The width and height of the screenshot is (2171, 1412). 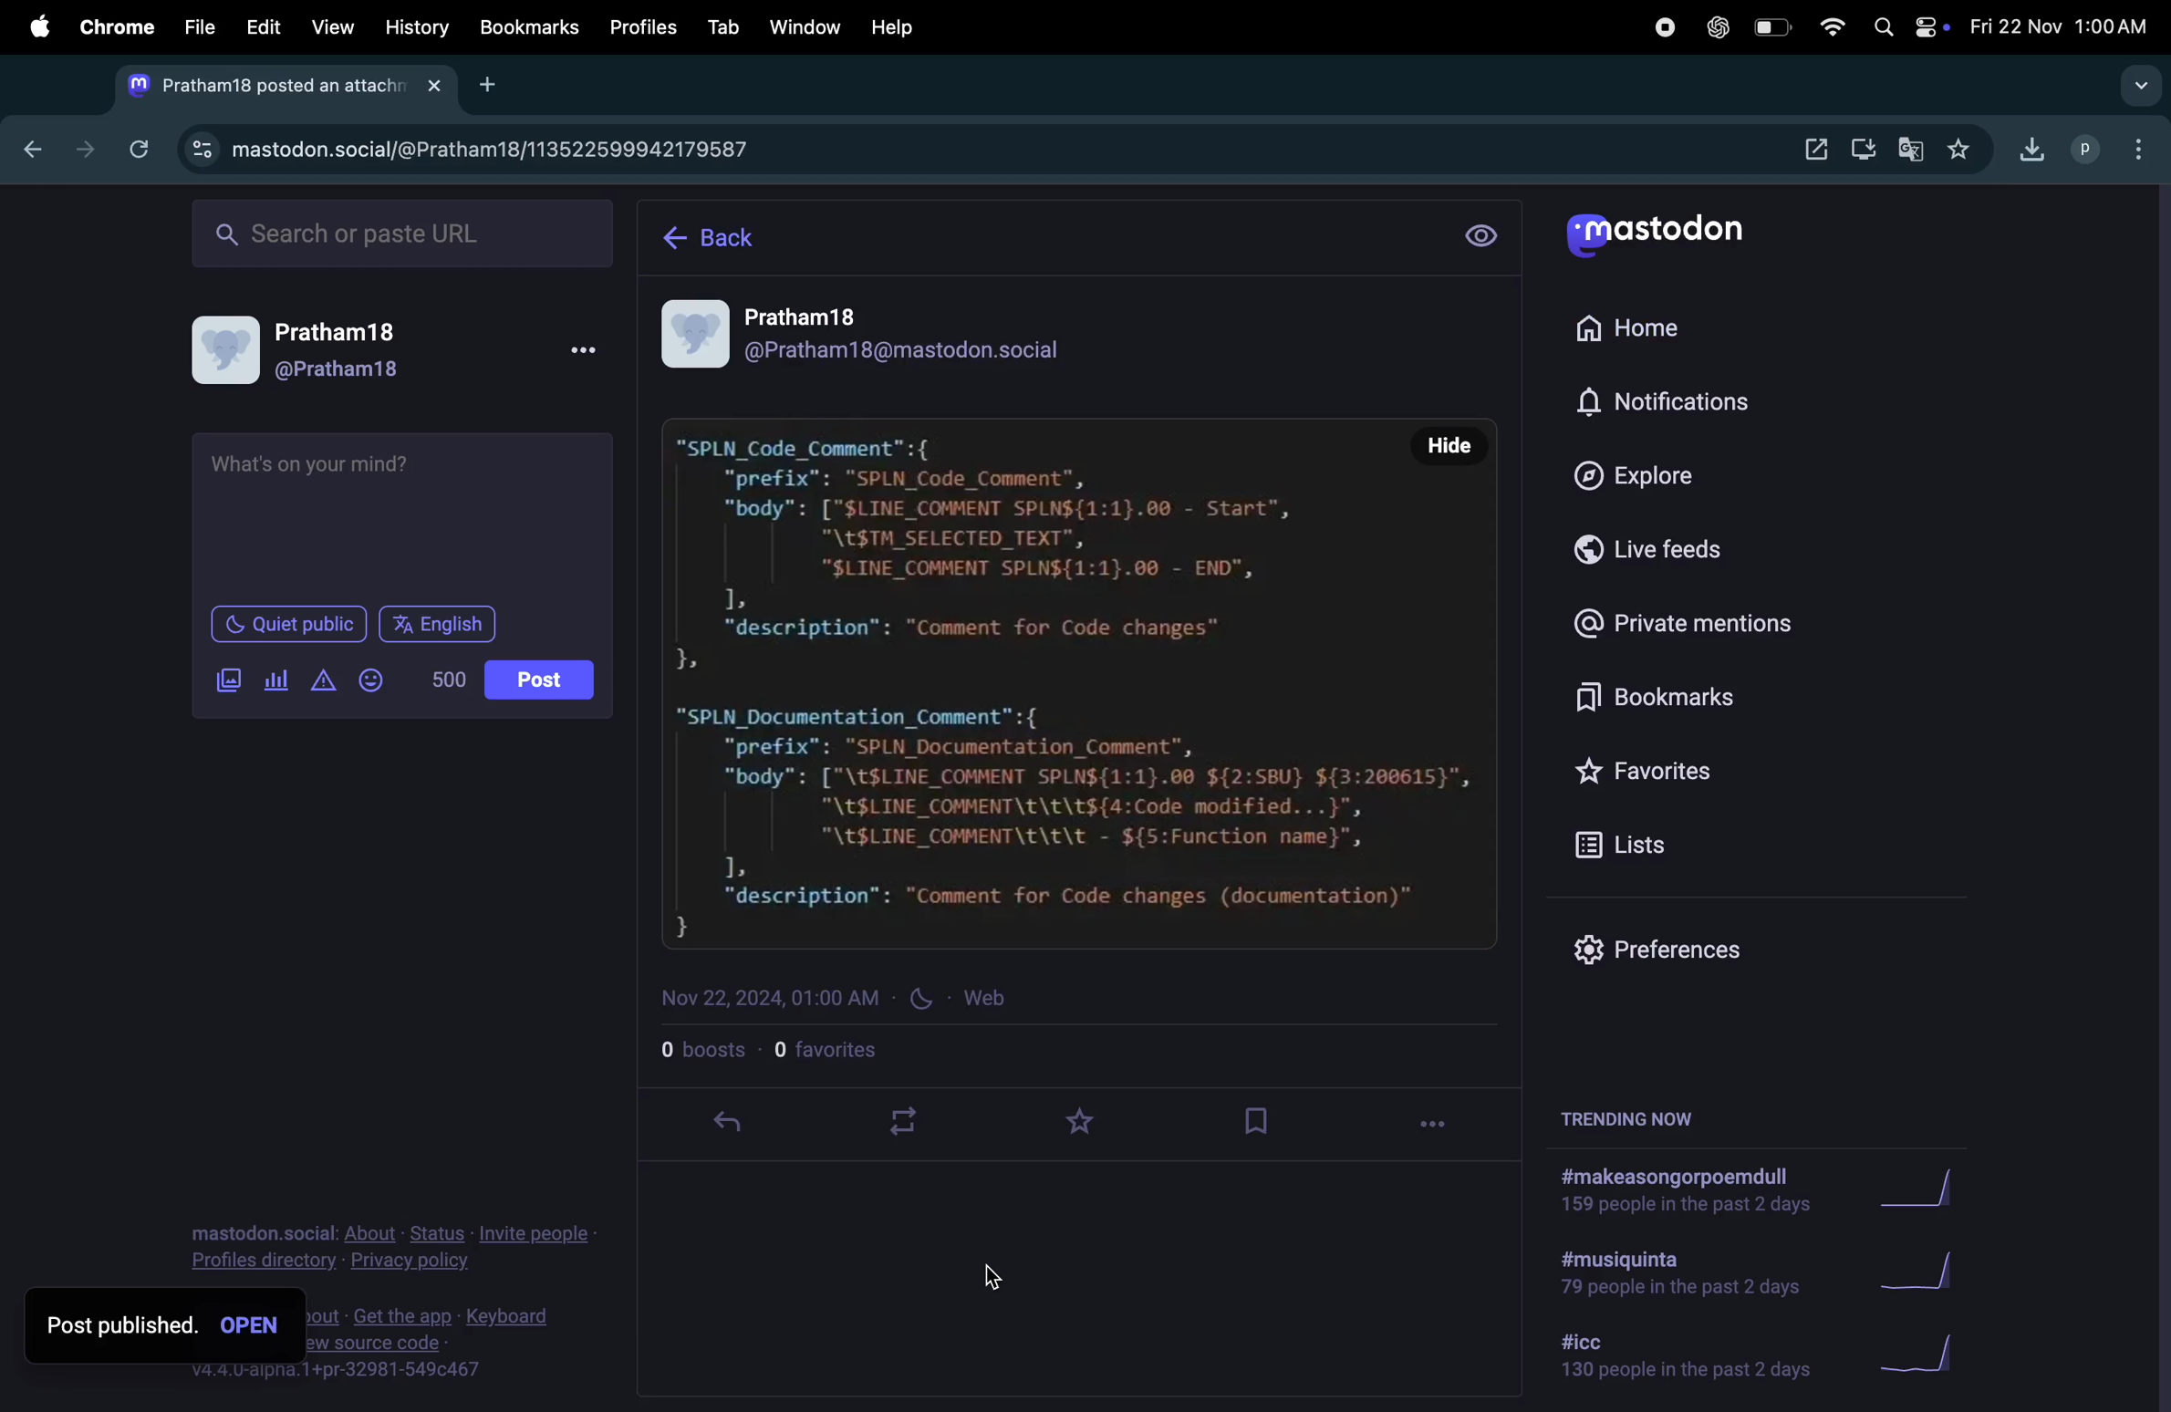 I want to click on Pratham18, so click(x=340, y=333).